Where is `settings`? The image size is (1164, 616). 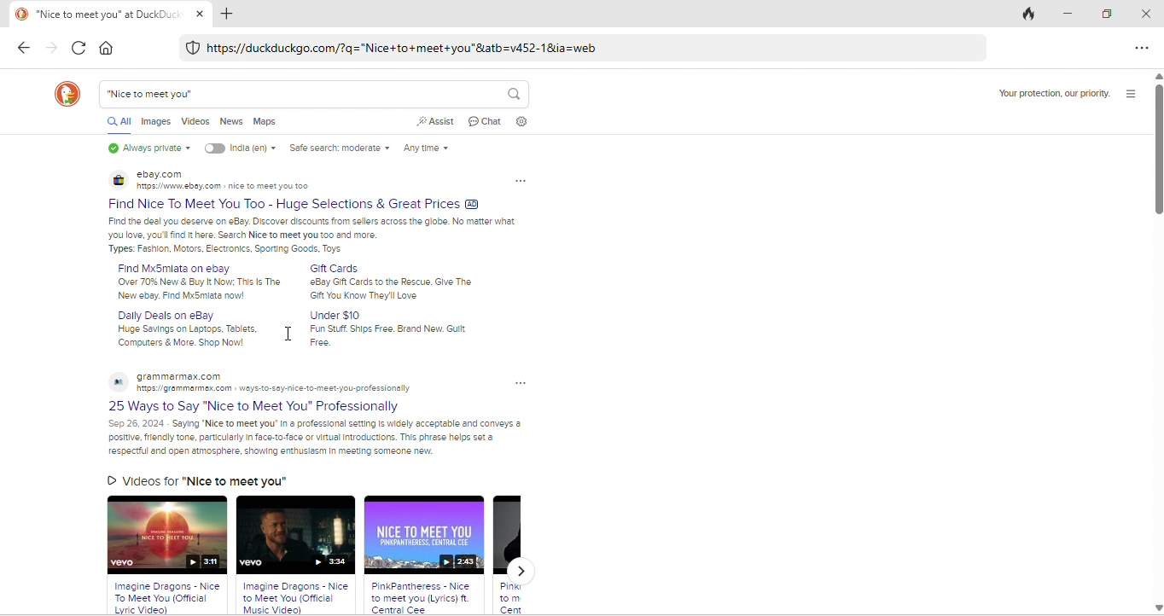 settings is located at coordinates (523, 121).